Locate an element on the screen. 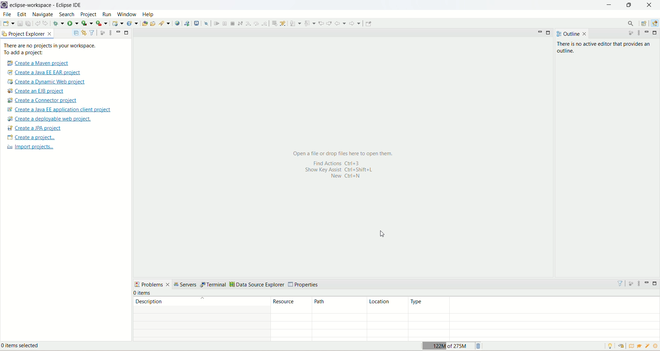 The height and width of the screenshot is (351, 660). step into is located at coordinates (247, 23).